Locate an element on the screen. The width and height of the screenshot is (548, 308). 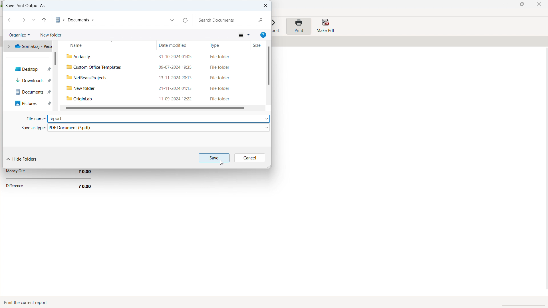
size is located at coordinates (253, 46).